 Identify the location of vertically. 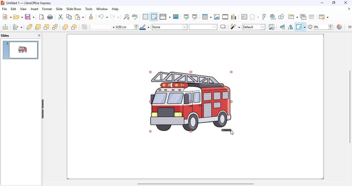
(283, 27).